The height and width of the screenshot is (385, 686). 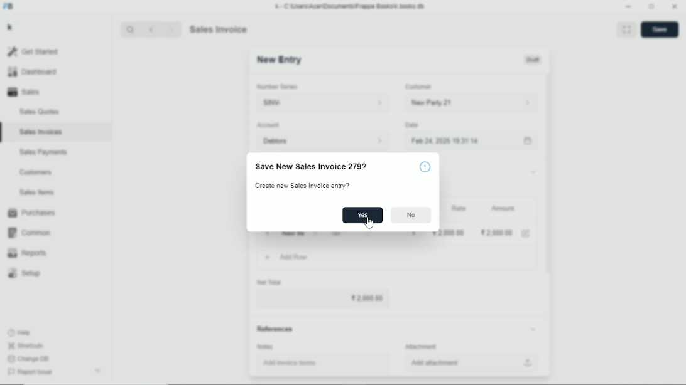 I want to click on Sales payments, so click(x=45, y=152).